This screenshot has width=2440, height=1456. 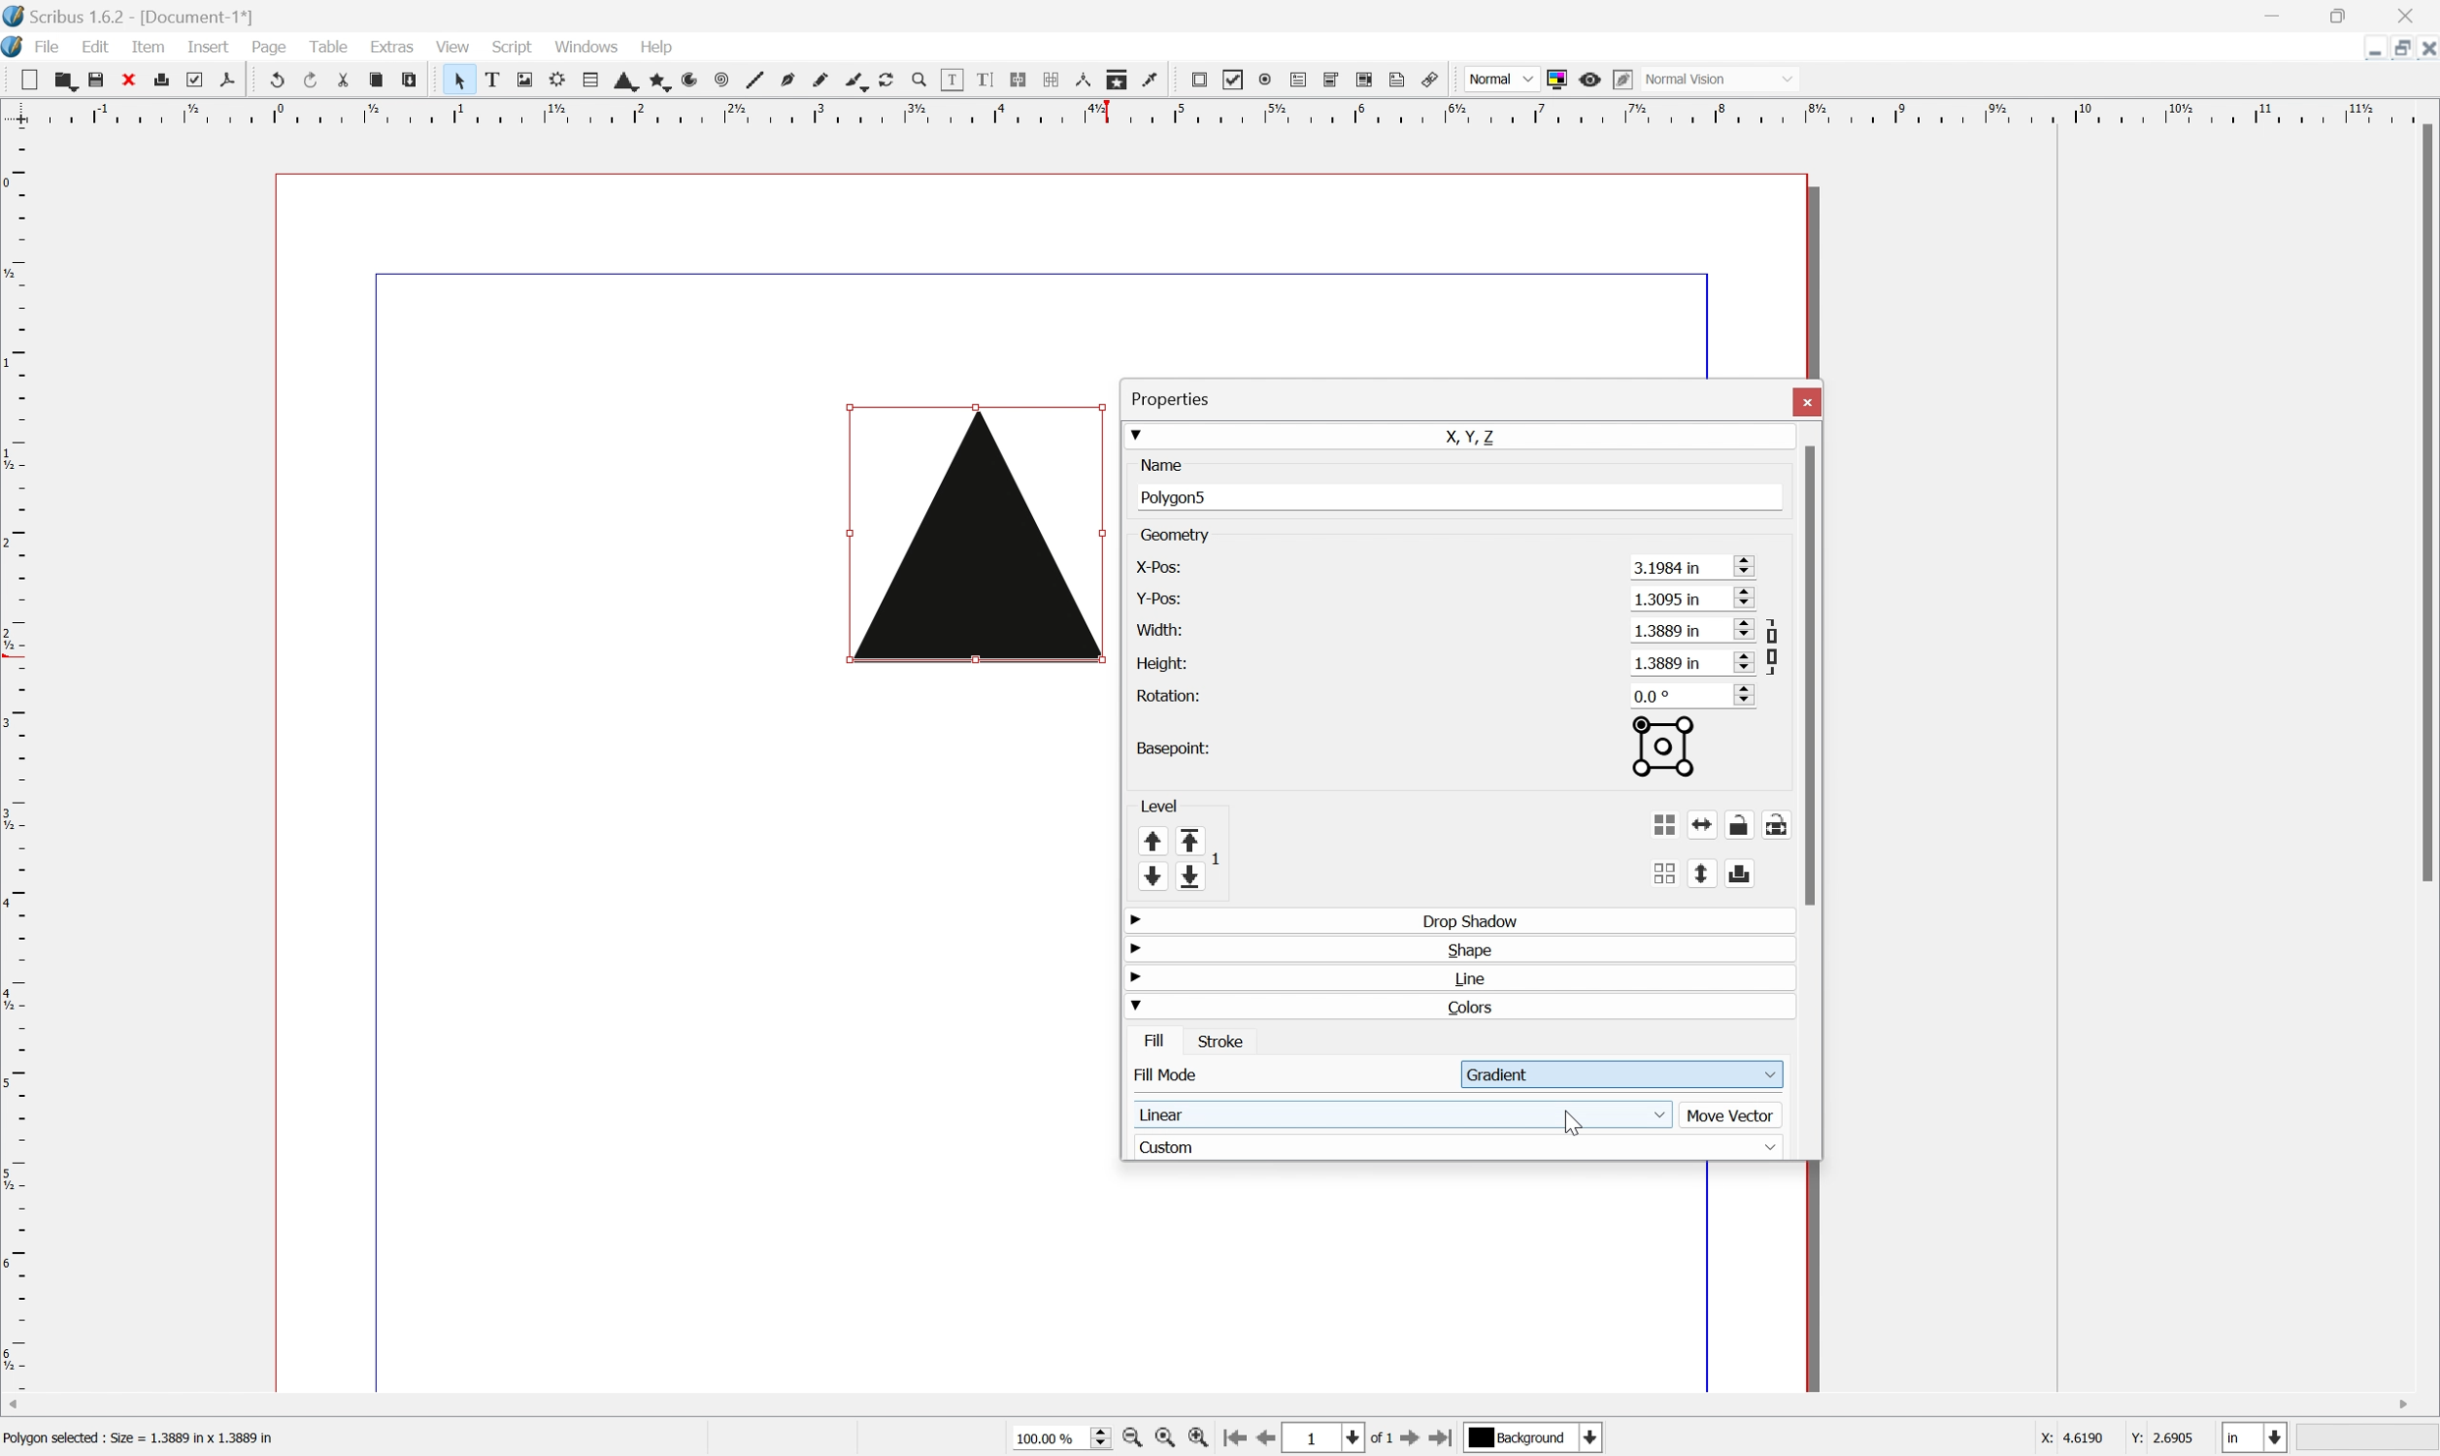 What do you see at coordinates (1432, 78) in the screenshot?
I see `Link annotation` at bounding box center [1432, 78].